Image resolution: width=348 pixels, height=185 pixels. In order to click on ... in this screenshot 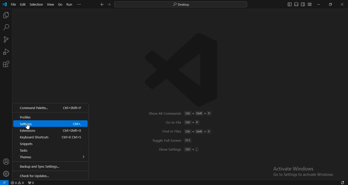, I will do `click(79, 5)`.